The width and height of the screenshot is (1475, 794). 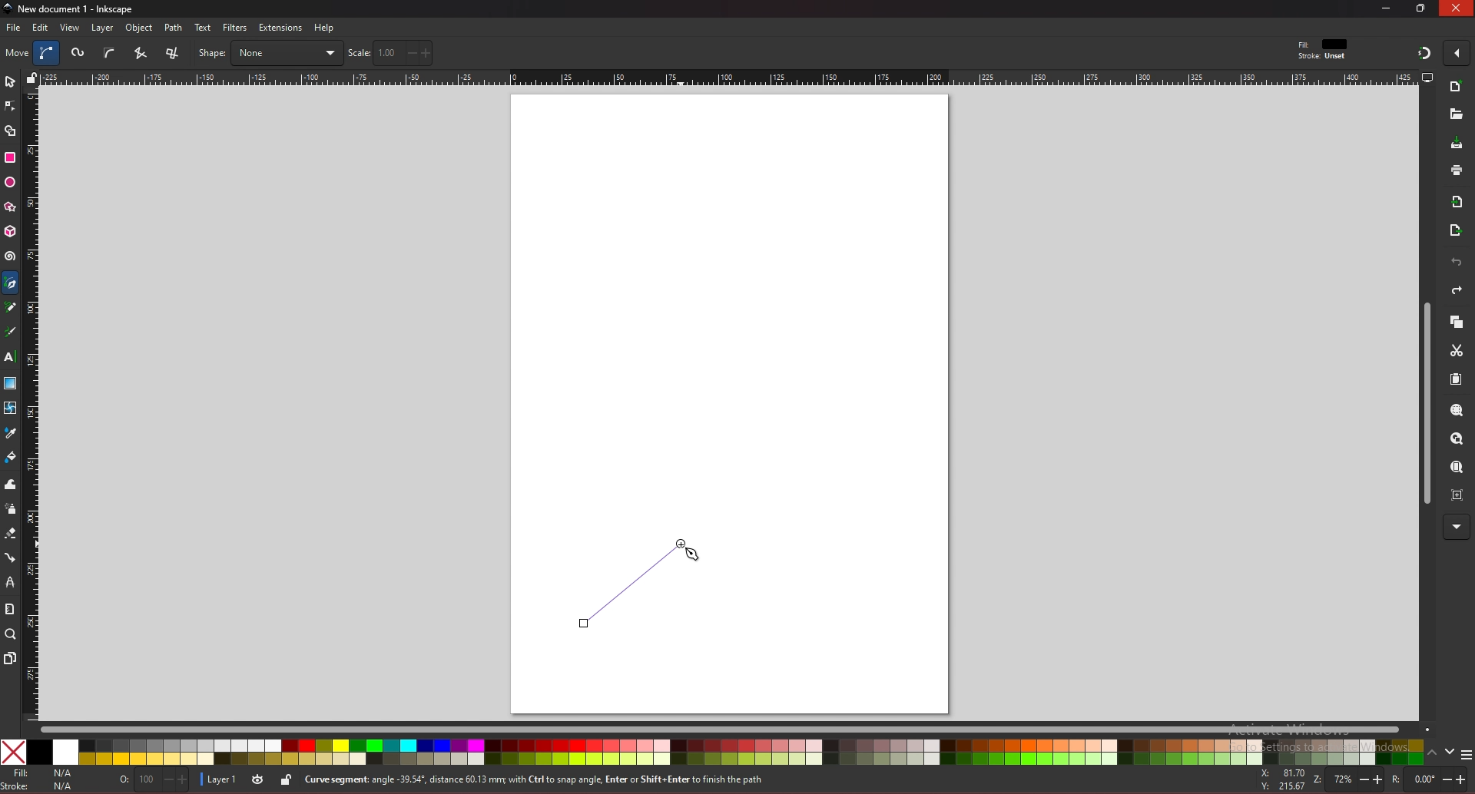 I want to click on text, so click(x=203, y=28).